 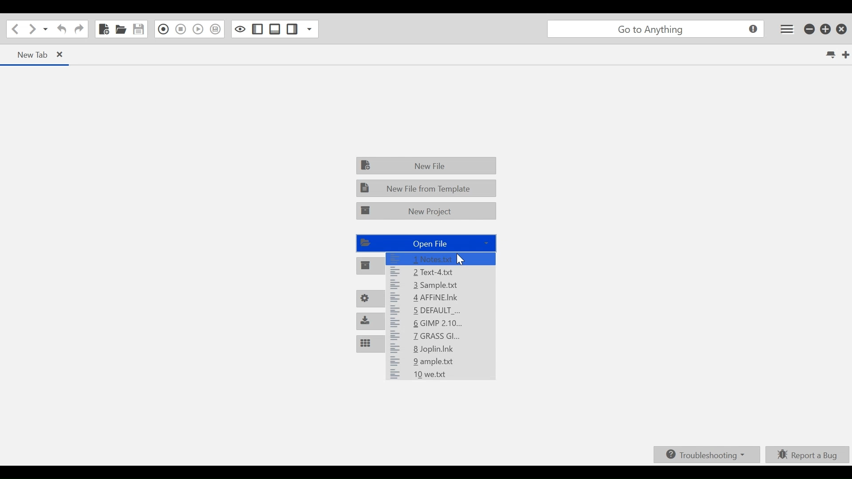 I want to click on Install Packages, so click(x=372, y=321).